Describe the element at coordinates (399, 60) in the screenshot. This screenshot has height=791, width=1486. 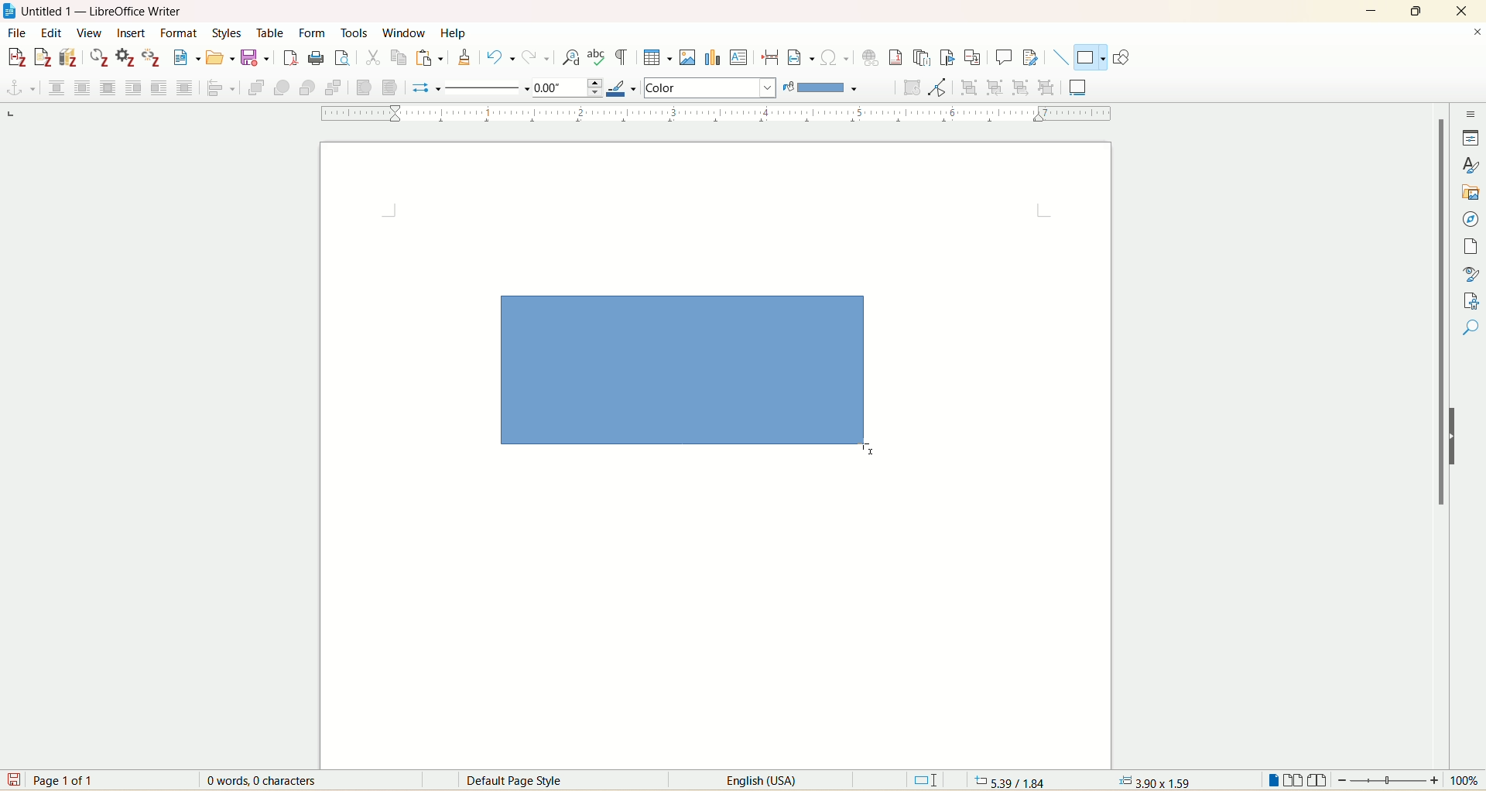
I see `copy` at that location.